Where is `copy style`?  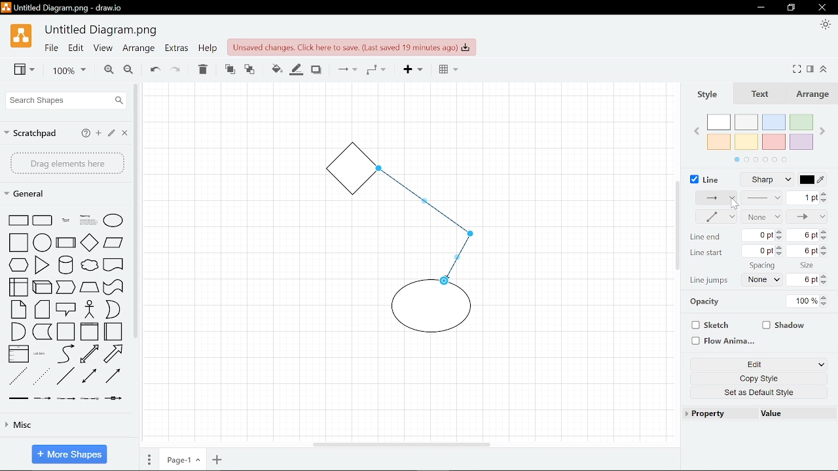
copy style is located at coordinates (756, 380).